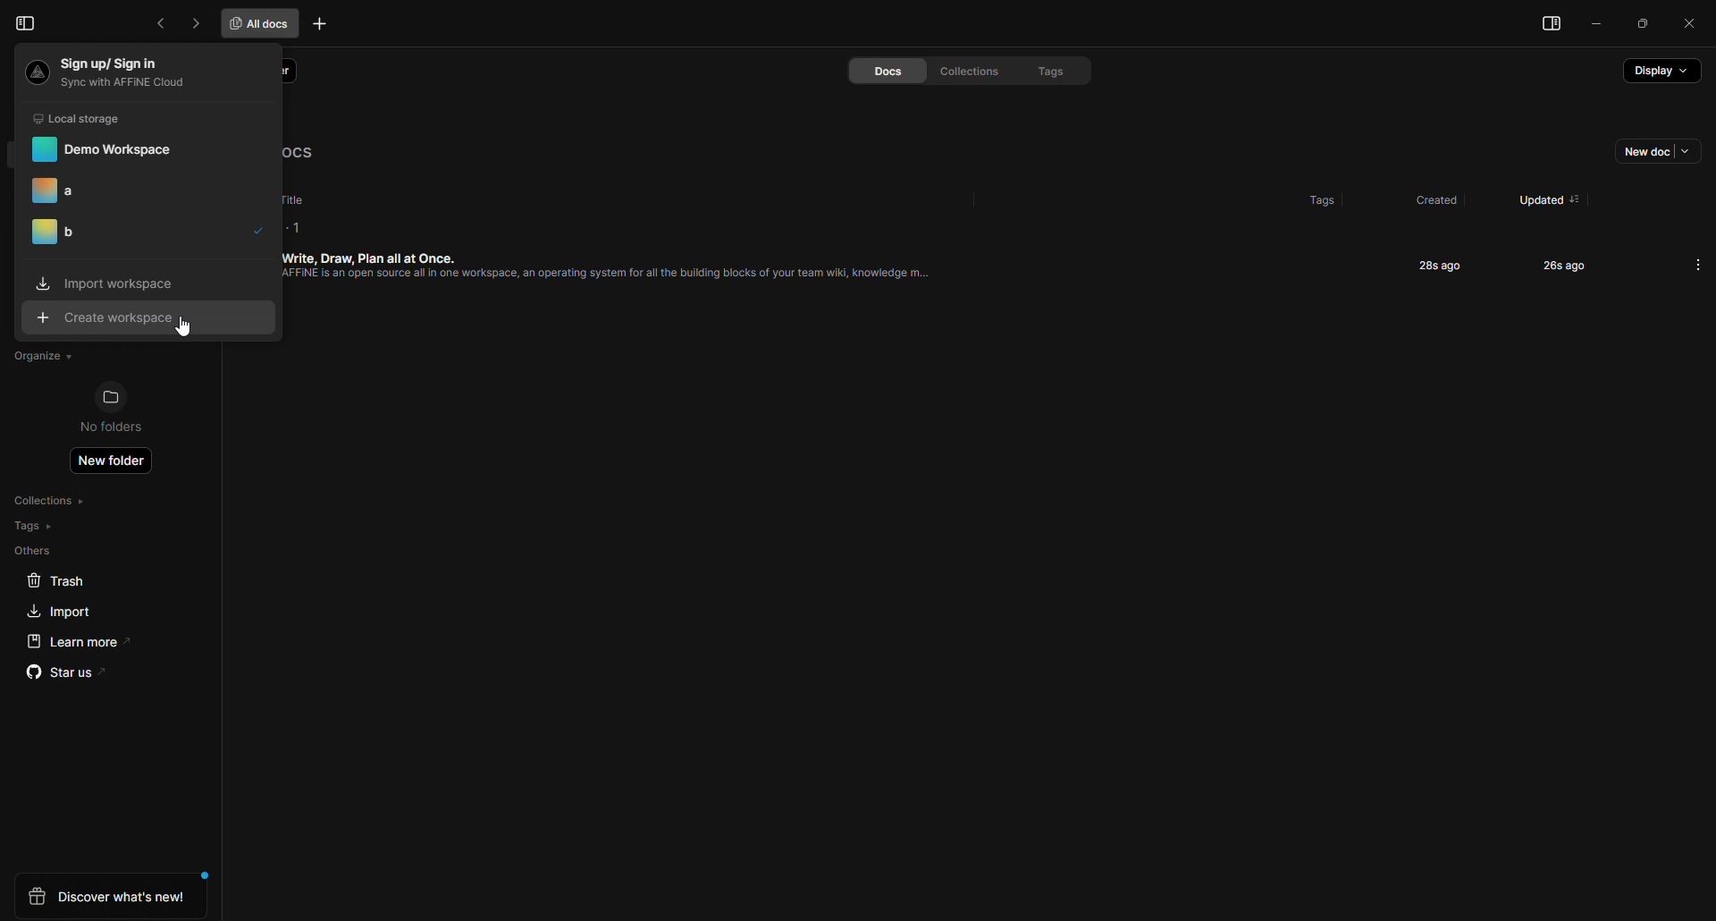 The height and width of the screenshot is (921, 1716). Describe the element at coordinates (122, 410) in the screenshot. I see `no flders` at that location.